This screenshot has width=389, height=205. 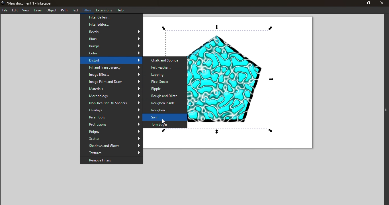 I want to click on Object, so click(x=51, y=10).